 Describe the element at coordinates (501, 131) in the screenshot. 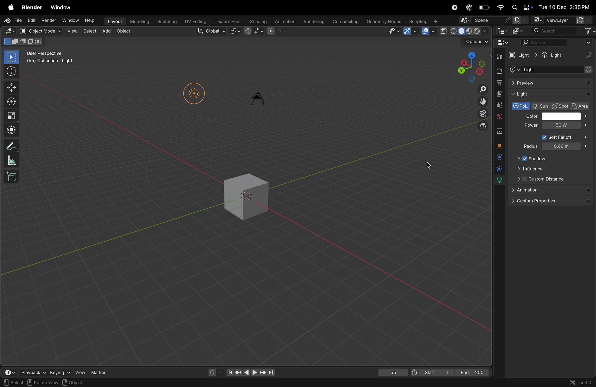

I see `collection` at that location.